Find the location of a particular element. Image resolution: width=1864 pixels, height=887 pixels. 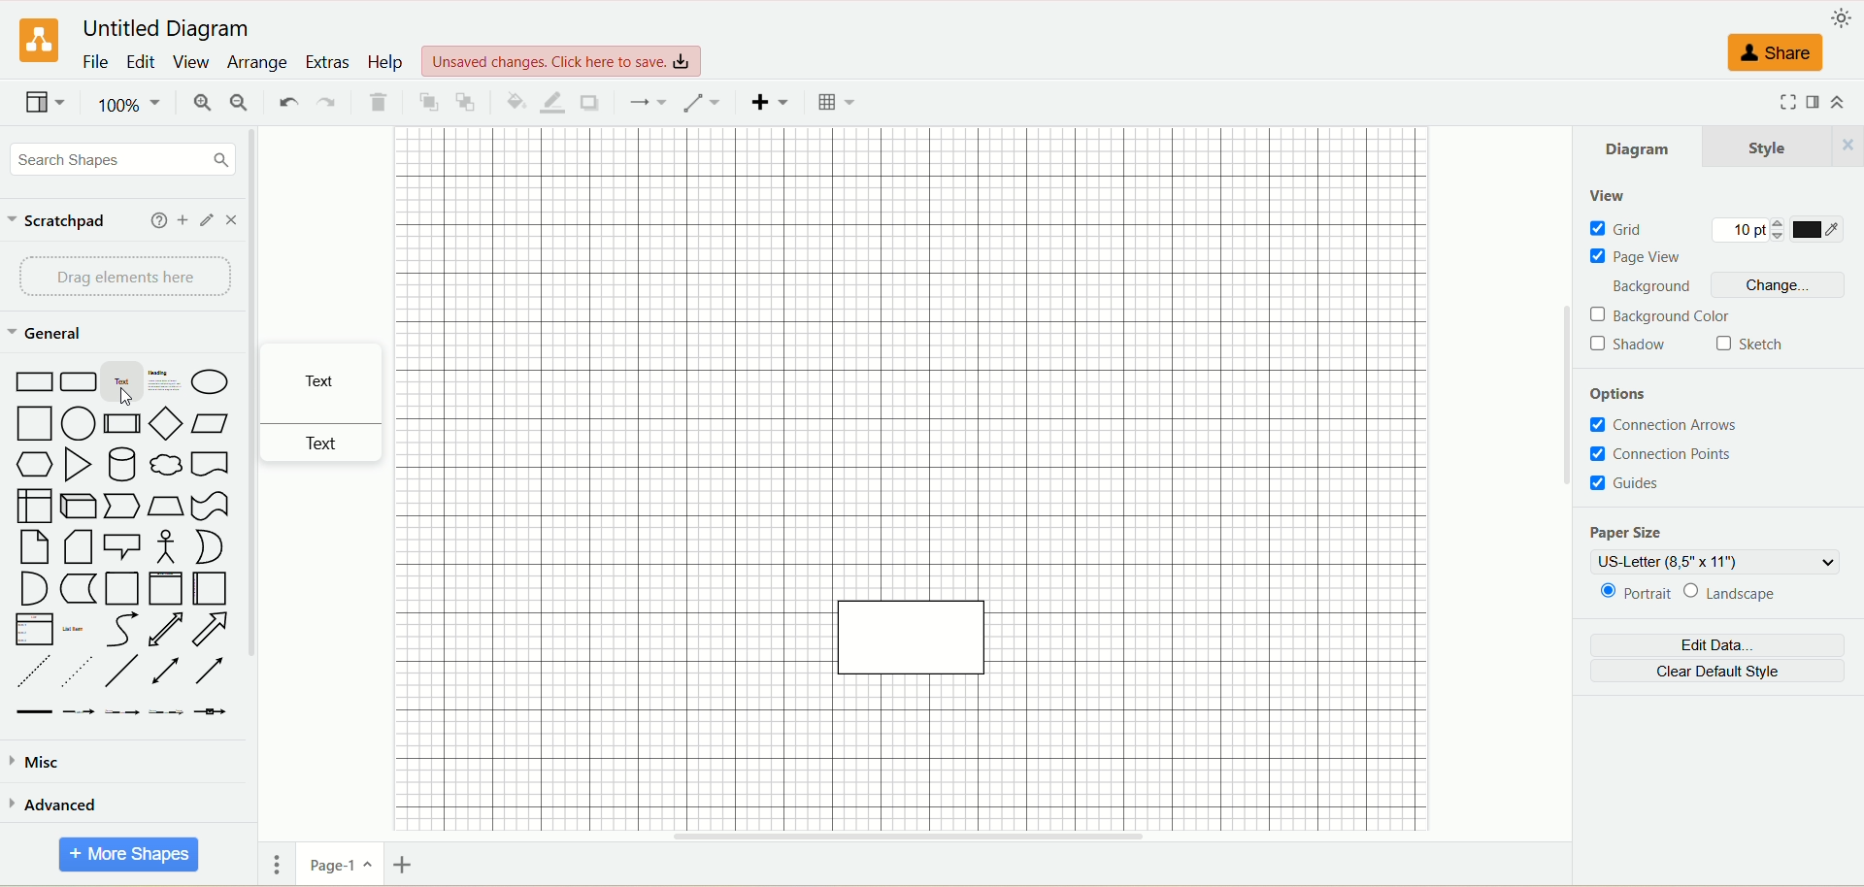

shadow is located at coordinates (595, 103).